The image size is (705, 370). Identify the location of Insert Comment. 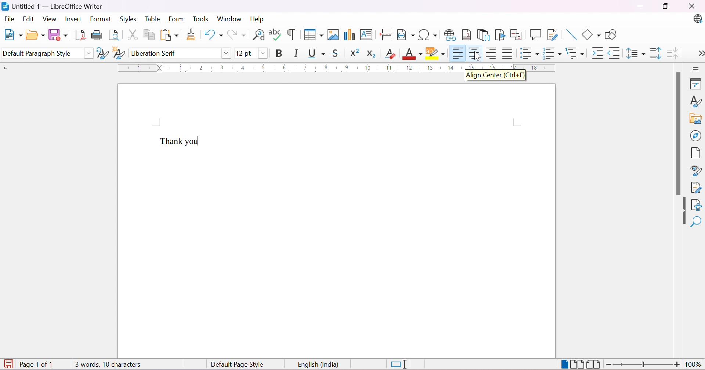
(535, 34).